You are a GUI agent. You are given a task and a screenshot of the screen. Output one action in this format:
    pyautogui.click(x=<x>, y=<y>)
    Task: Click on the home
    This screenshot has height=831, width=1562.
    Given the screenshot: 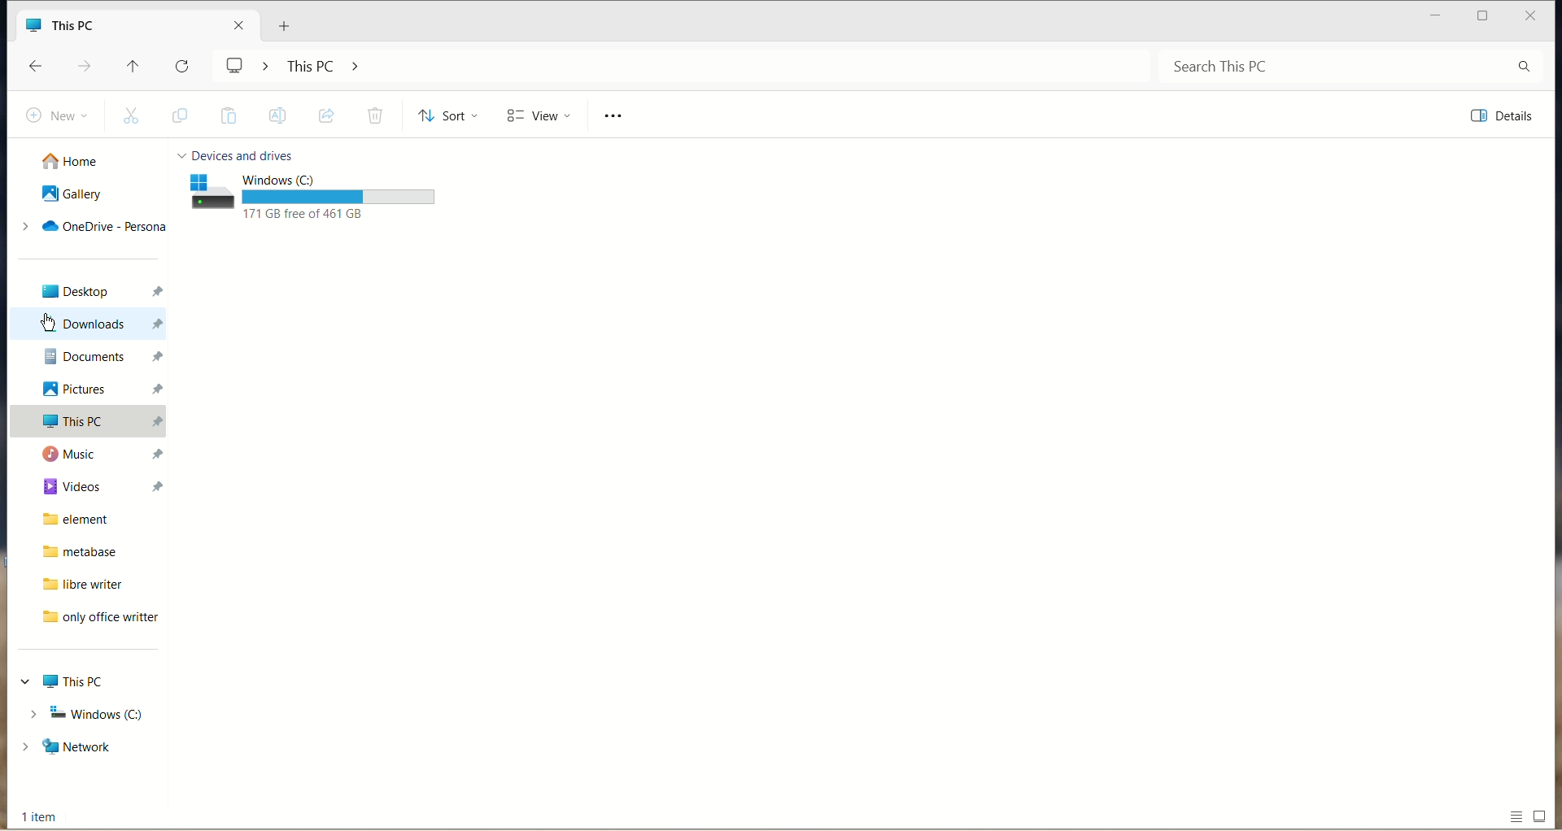 What is the action you would take?
    pyautogui.click(x=78, y=159)
    